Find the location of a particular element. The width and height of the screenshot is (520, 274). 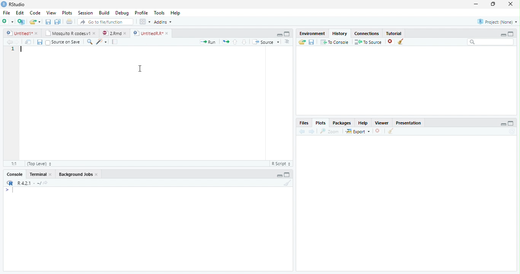

Run is located at coordinates (207, 42).